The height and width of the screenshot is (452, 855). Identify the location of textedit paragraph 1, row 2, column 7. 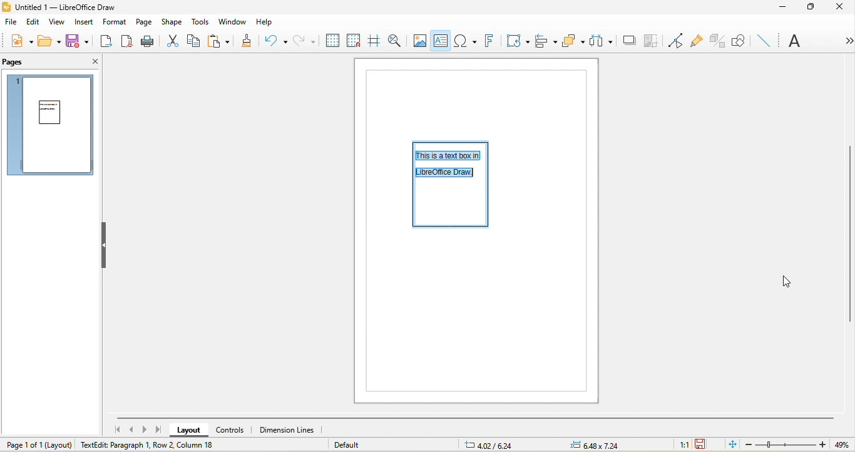
(150, 444).